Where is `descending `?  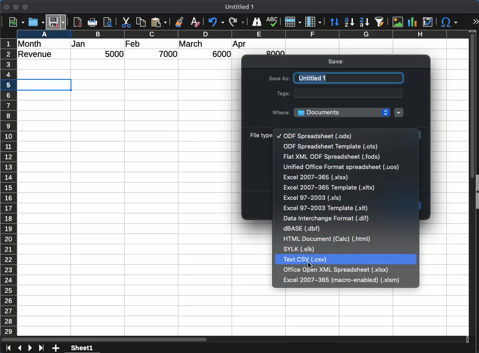
descending  is located at coordinates (364, 21).